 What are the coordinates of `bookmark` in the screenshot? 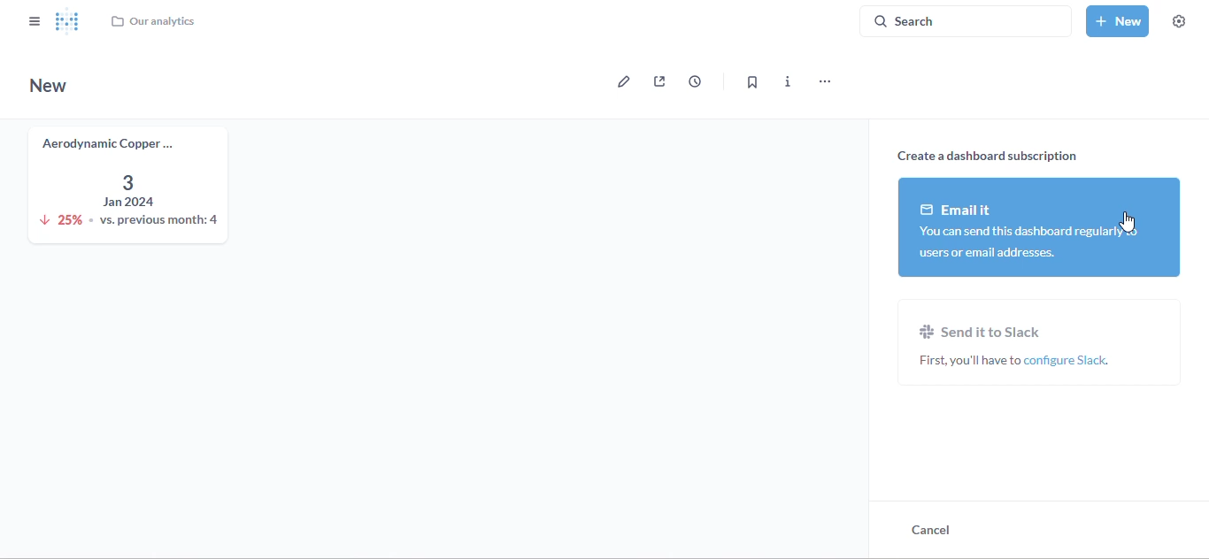 It's located at (751, 82).